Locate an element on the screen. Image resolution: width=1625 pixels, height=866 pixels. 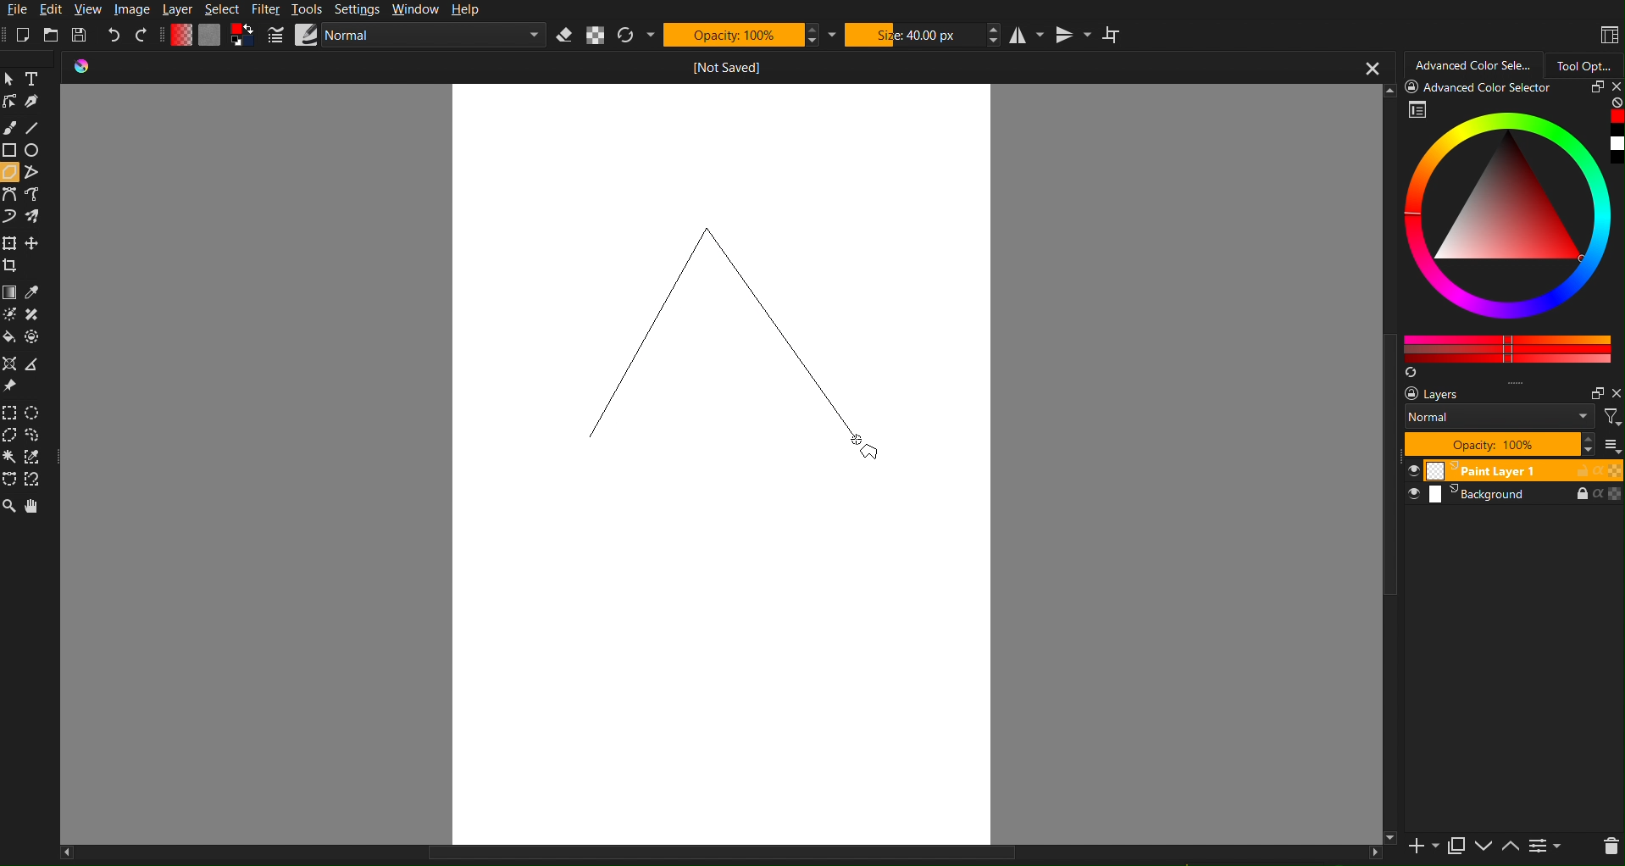
ellipse tool is located at coordinates (37, 150).